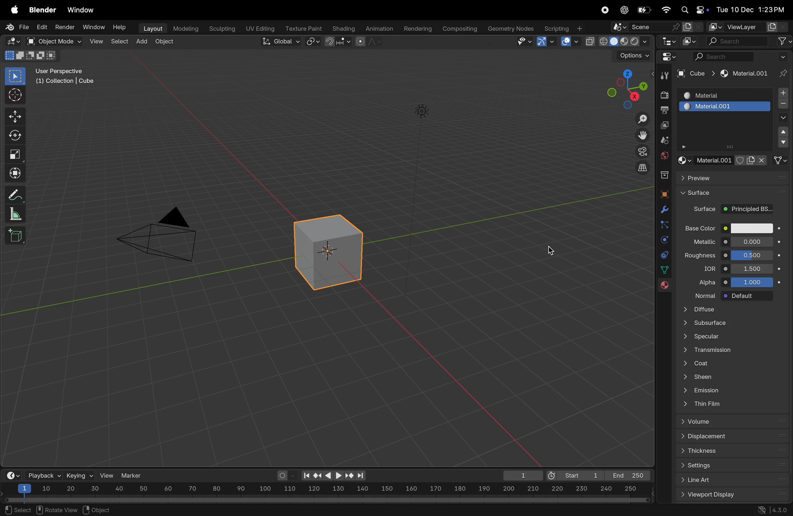 This screenshot has width=793, height=516. What do you see at coordinates (738, 41) in the screenshot?
I see `search` at bounding box center [738, 41].